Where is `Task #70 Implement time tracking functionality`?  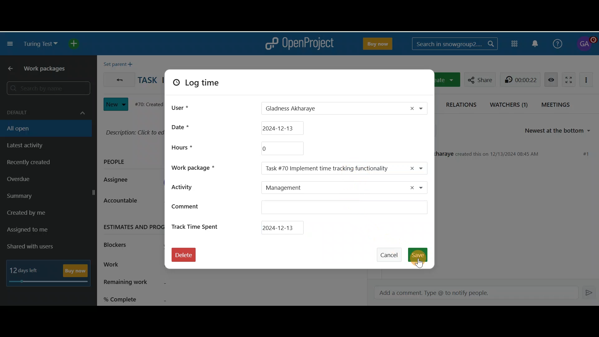
Task #70 Implement time tracking functionality is located at coordinates (330, 168).